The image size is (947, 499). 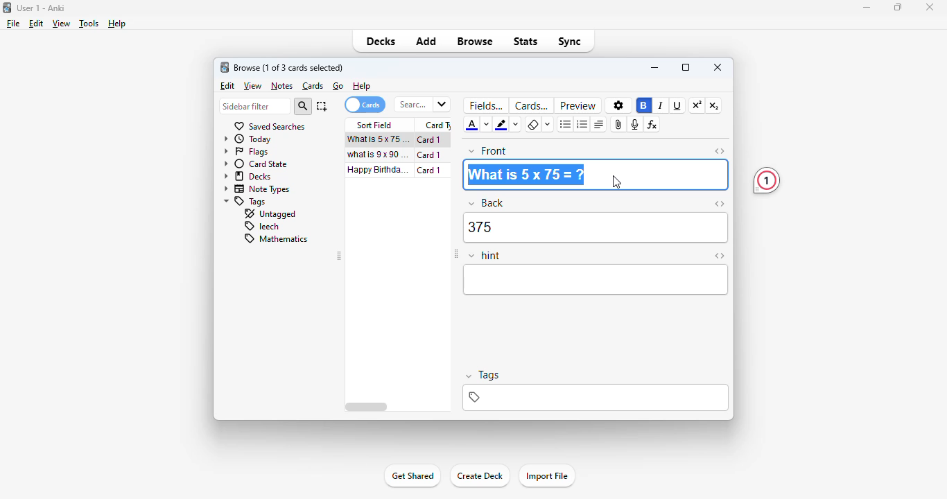 What do you see at coordinates (620, 125) in the screenshot?
I see `attach pictures/audio/video` at bounding box center [620, 125].